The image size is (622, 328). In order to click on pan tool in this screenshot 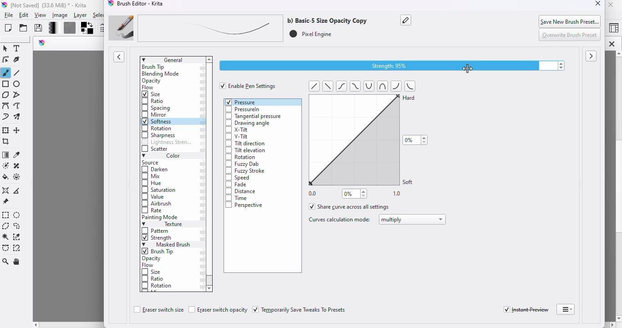, I will do `click(18, 262)`.